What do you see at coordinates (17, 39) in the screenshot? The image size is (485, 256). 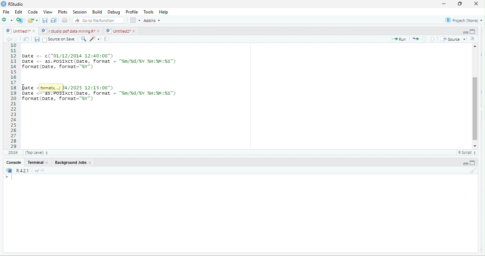 I see `go forward to the next source location` at bounding box center [17, 39].